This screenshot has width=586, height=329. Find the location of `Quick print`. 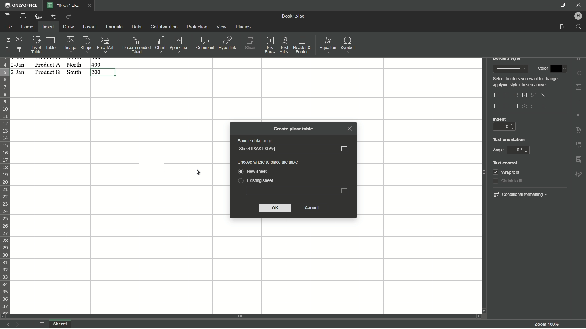

Quick print is located at coordinates (38, 17).